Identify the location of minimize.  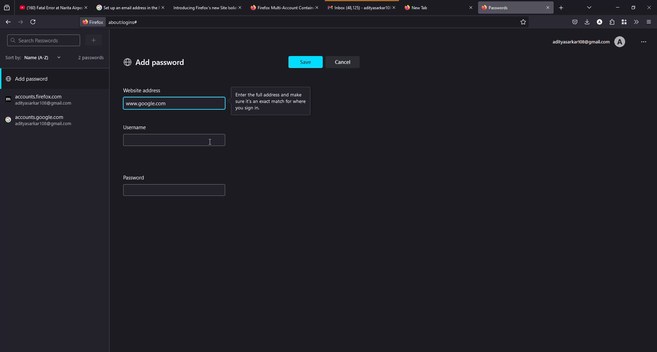
(619, 8).